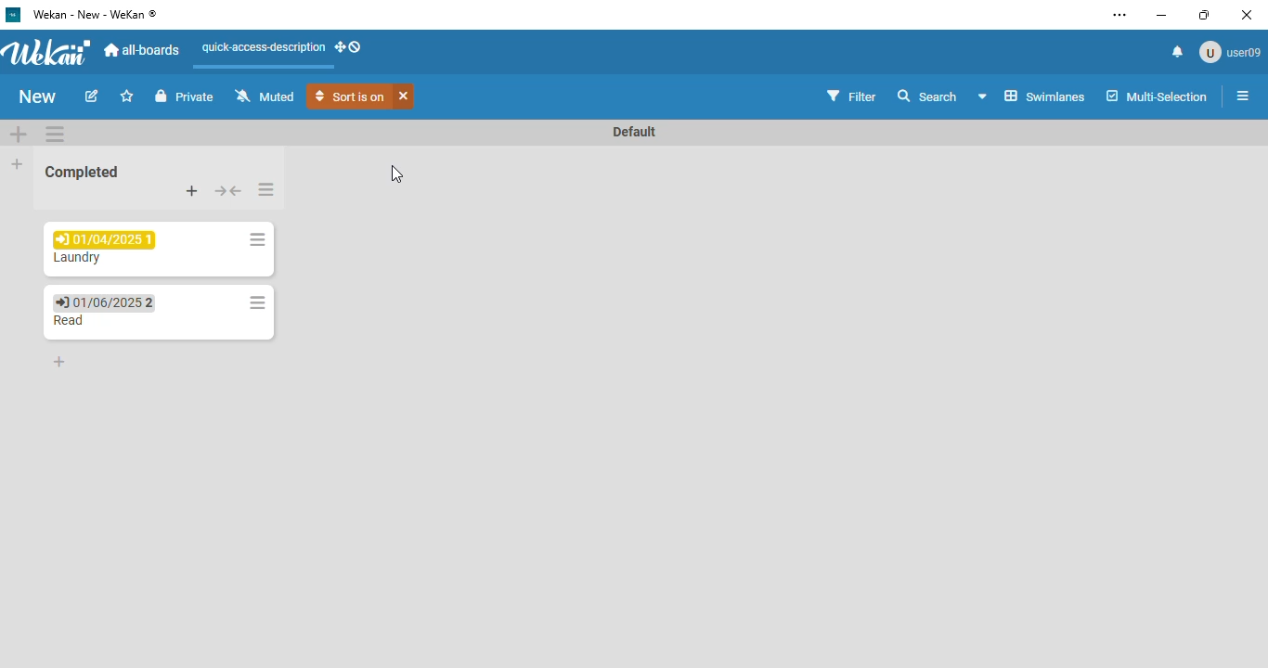 This screenshot has height=668, width=1268. What do you see at coordinates (60, 362) in the screenshot?
I see `add card to bottom of list` at bounding box center [60, 362].